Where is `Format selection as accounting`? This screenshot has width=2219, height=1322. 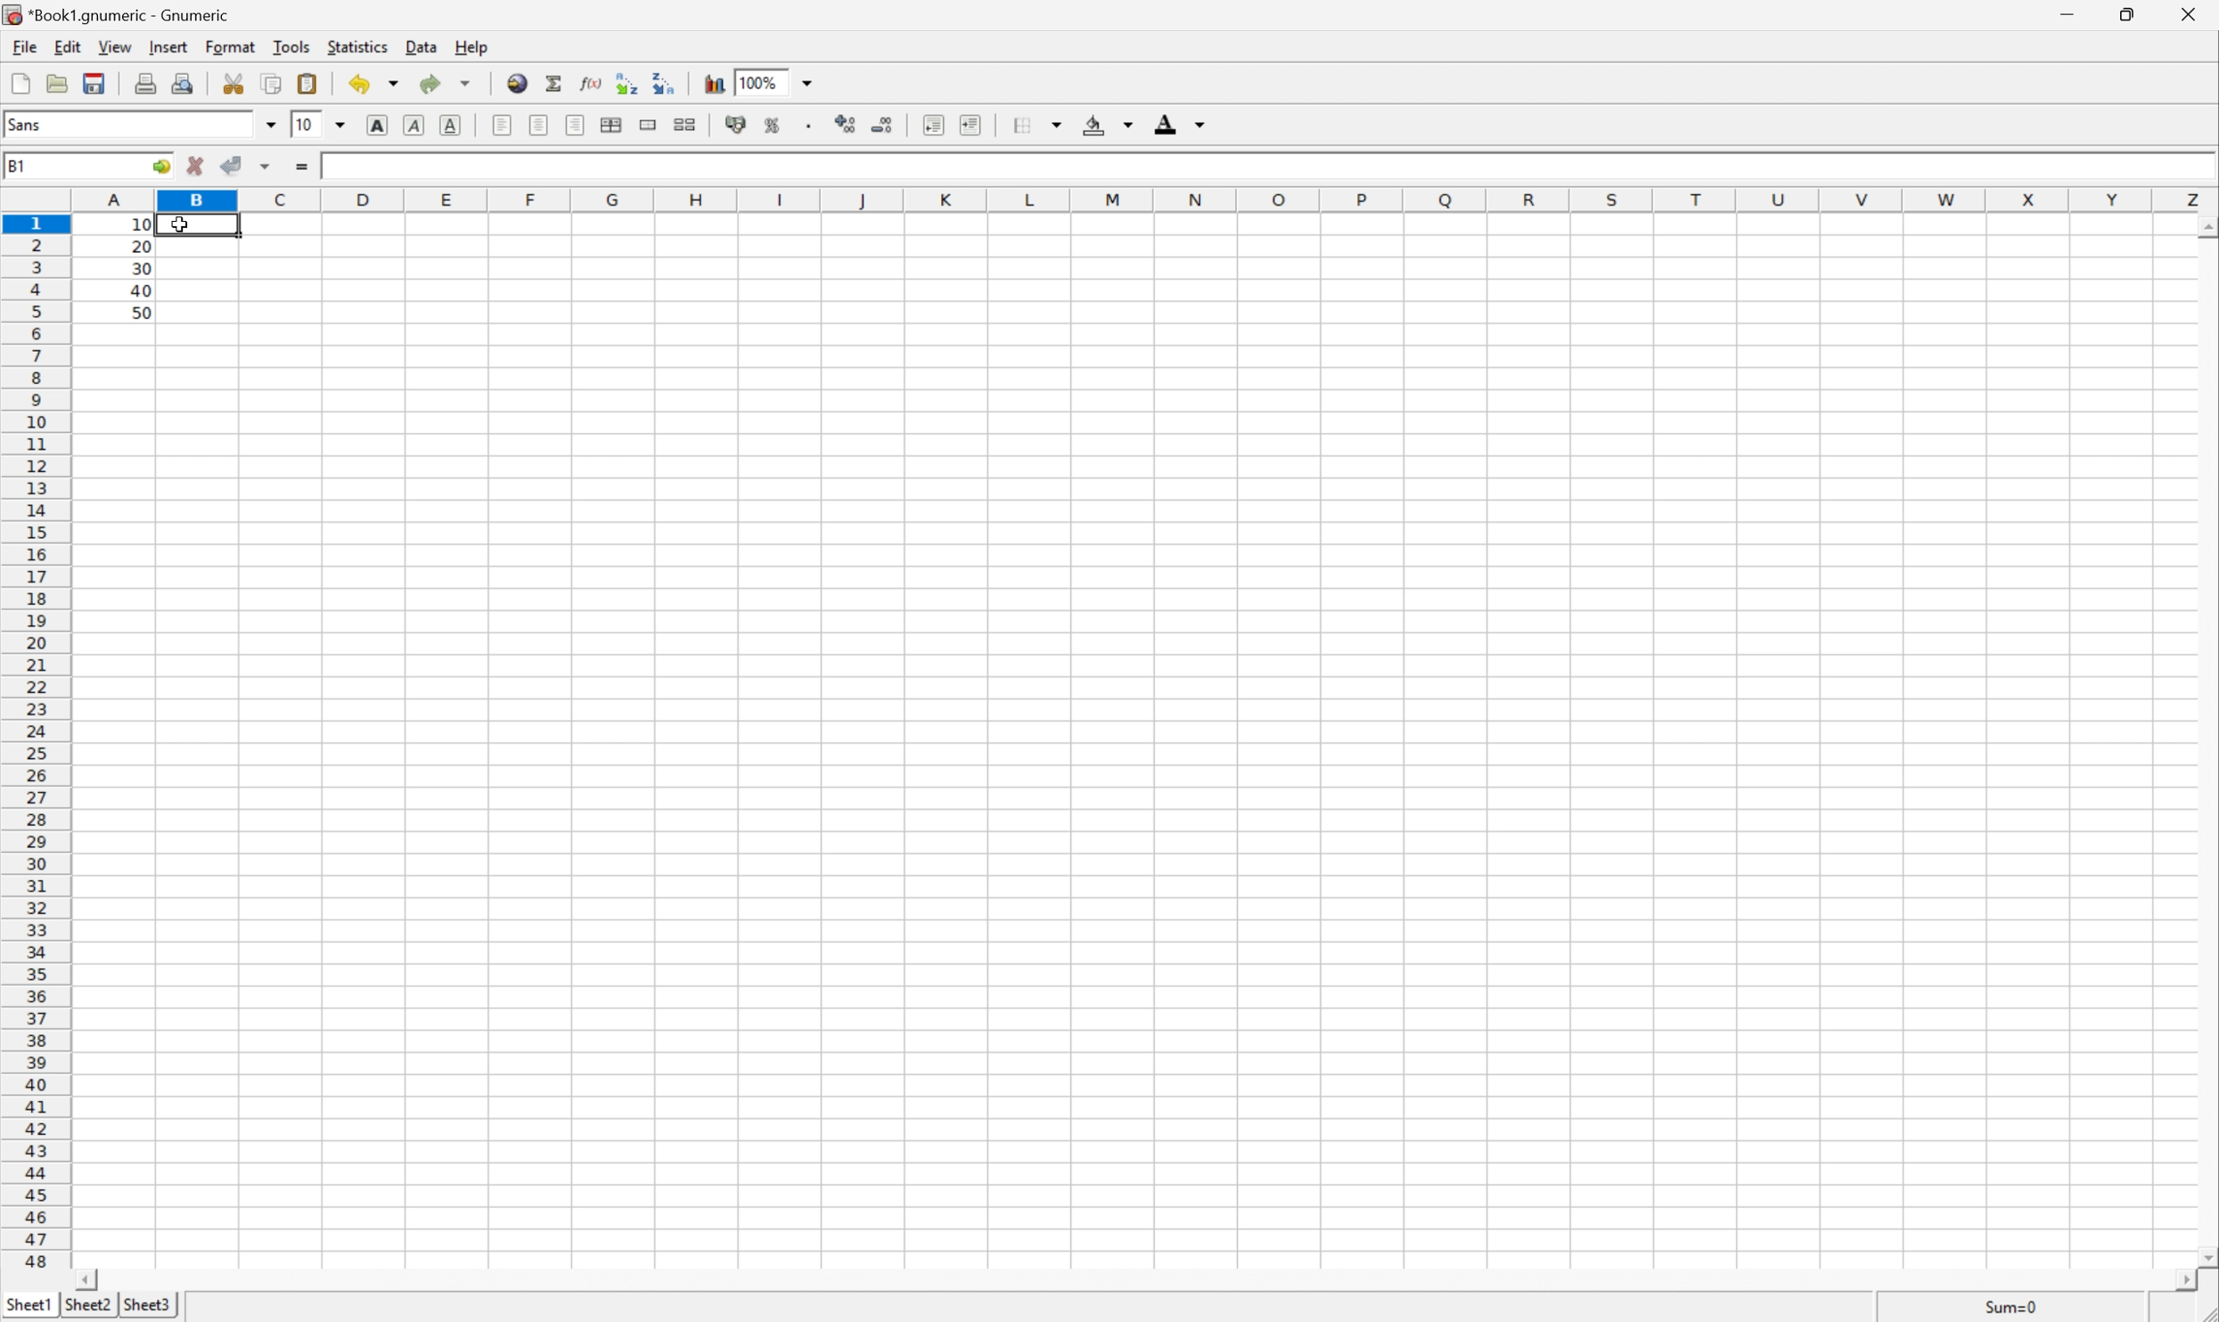
Format selection as accounting is located at coordinates (737, 123).